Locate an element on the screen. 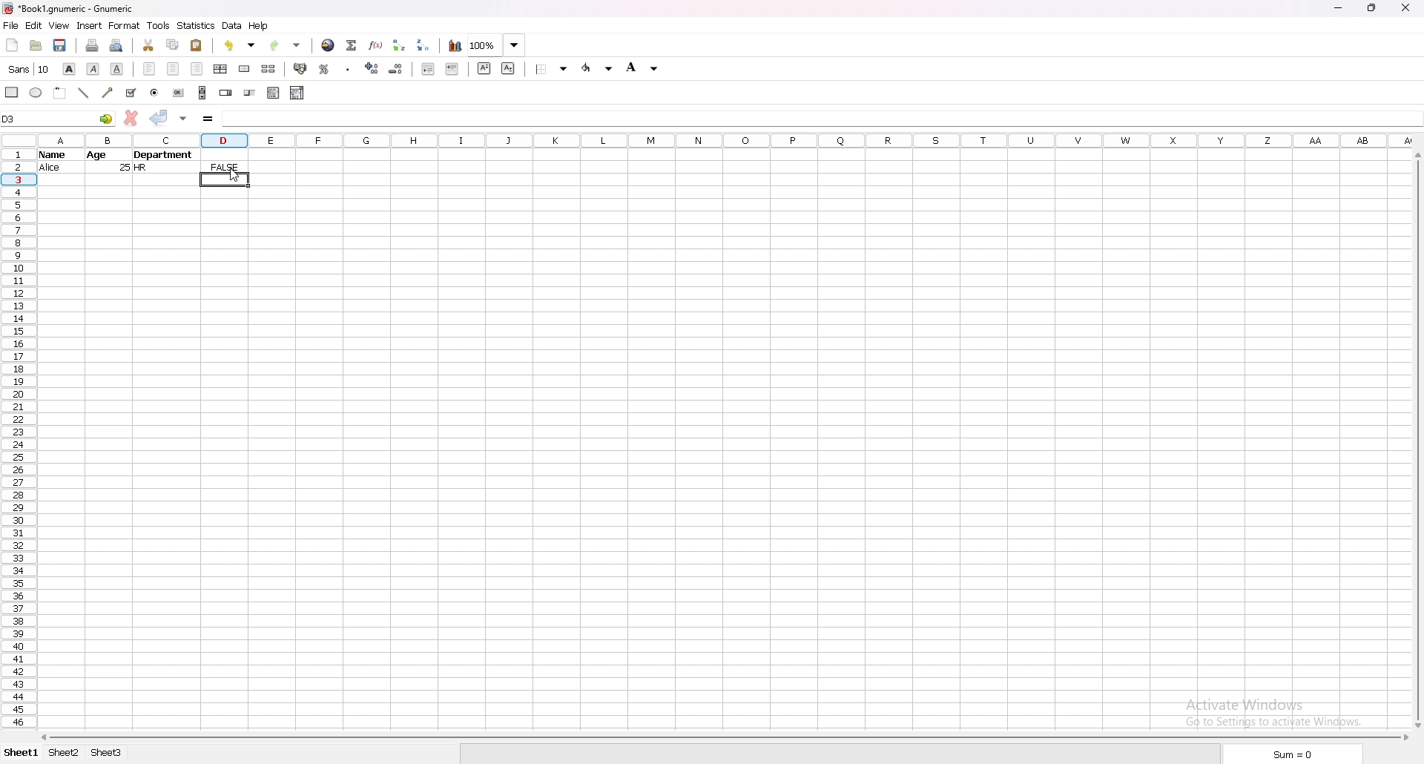  left align is located at coordinates (149, 69).